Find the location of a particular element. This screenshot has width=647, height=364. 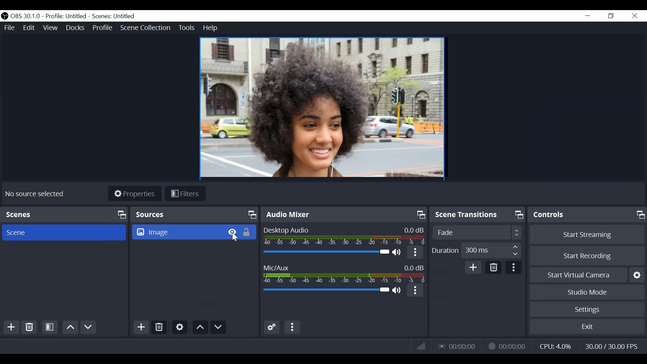

Properties is located at coordinates (134, 193).